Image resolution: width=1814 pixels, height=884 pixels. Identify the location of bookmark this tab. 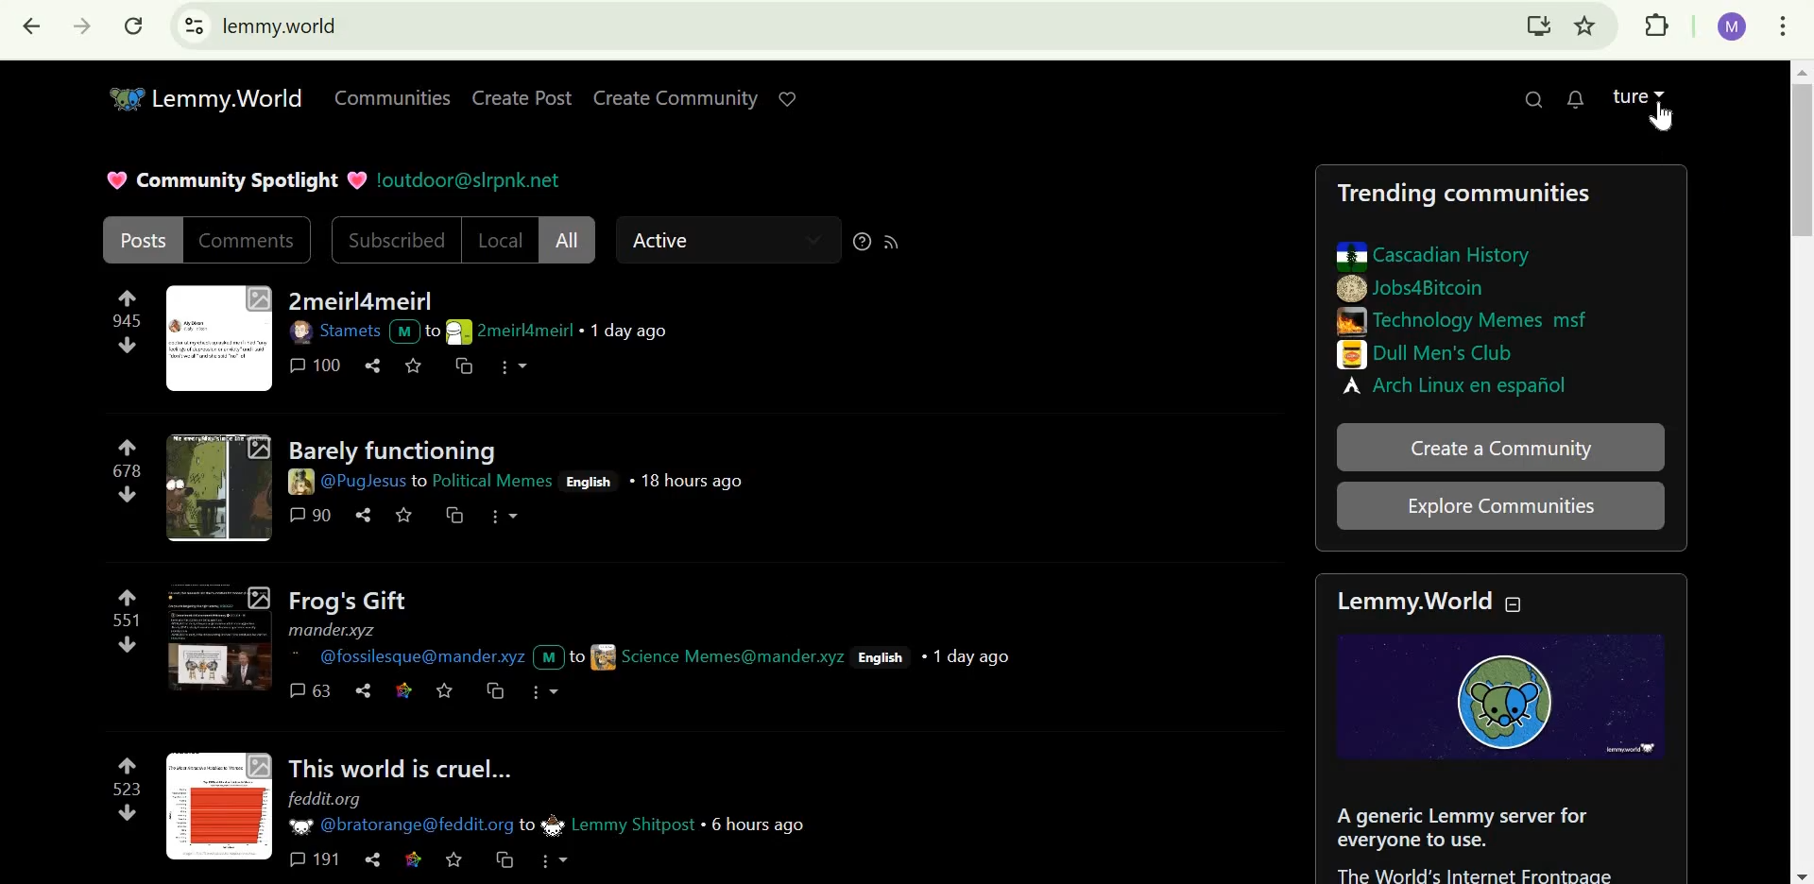
(1586, 25).